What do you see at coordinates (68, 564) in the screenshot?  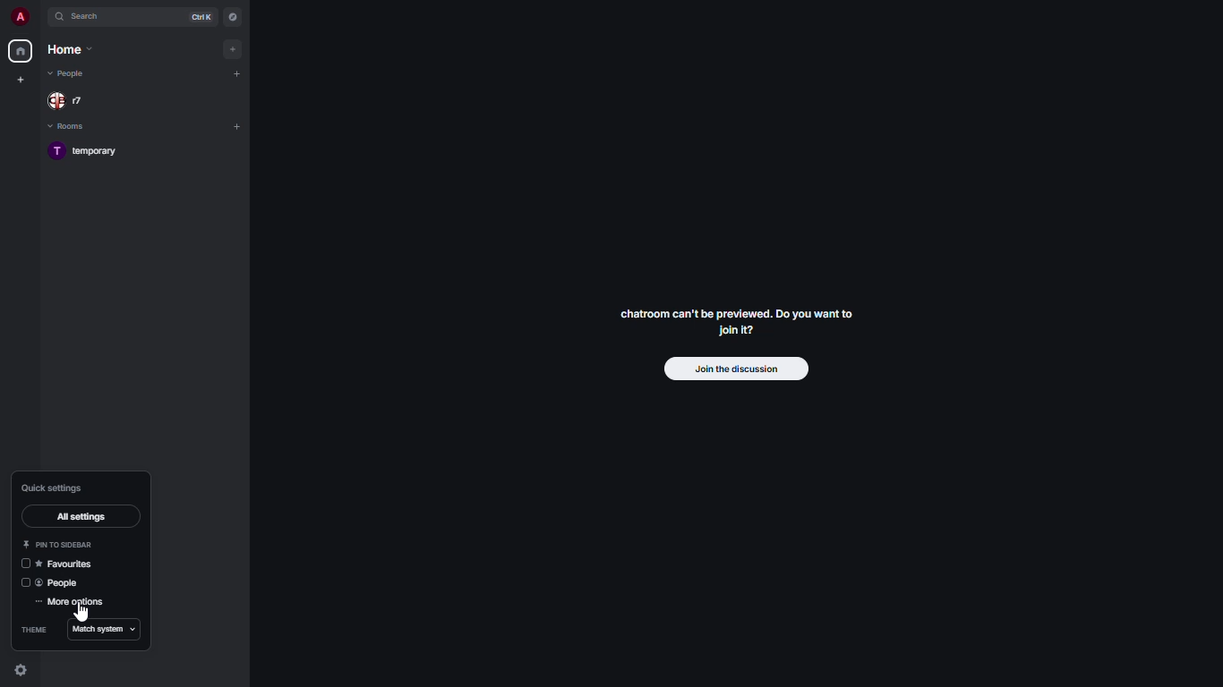 I see `favorites` at bounding box center [68, 564].